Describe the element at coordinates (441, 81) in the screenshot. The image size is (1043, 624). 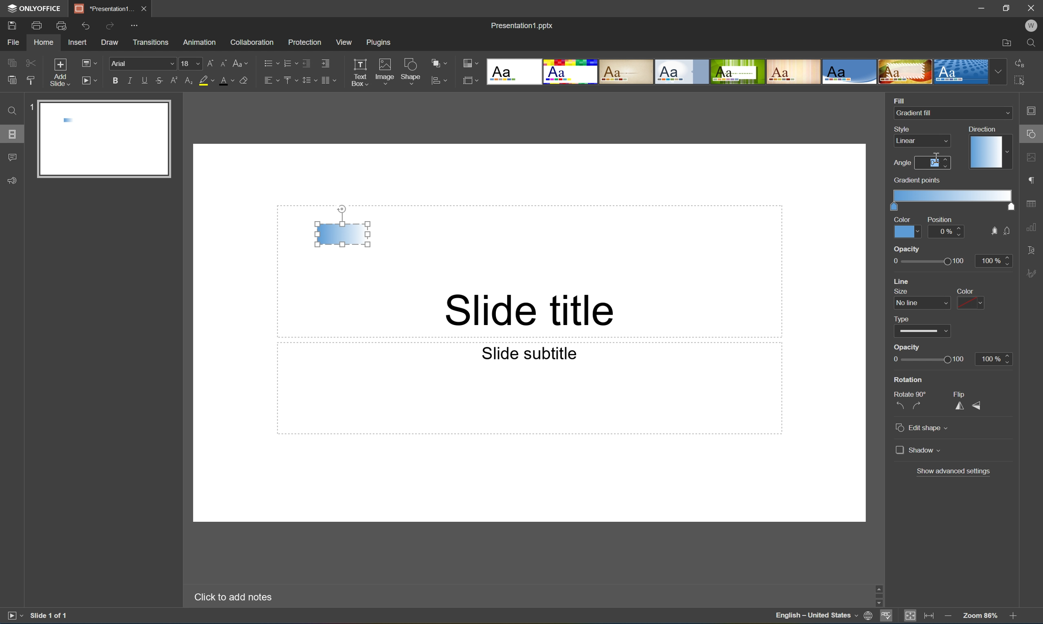
I see `align shape` at that location.